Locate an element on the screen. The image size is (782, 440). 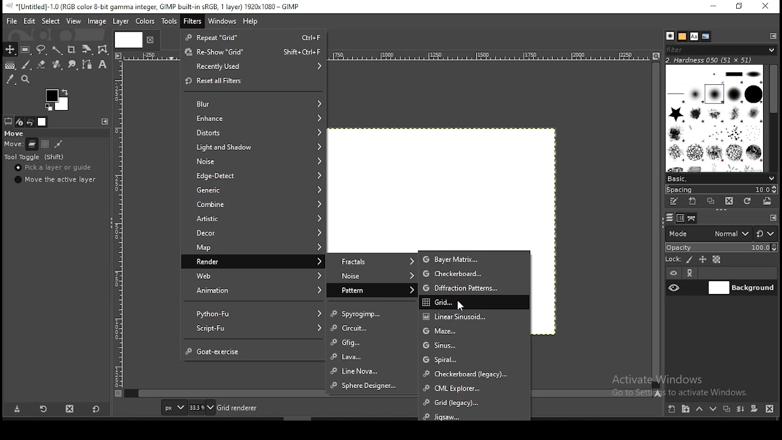
checkboard is located at coordinates (475, 274).